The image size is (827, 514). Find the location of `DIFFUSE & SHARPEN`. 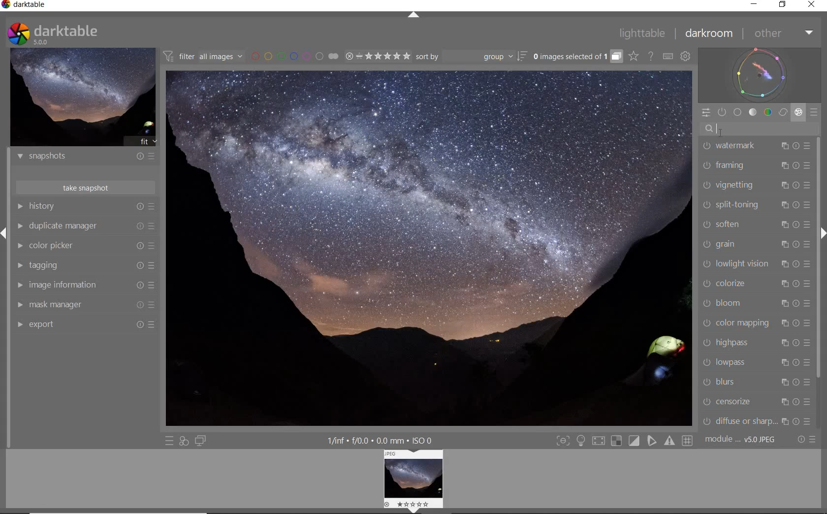

DIFFUSE & SHARPEN is located at coordinates (737, 421).